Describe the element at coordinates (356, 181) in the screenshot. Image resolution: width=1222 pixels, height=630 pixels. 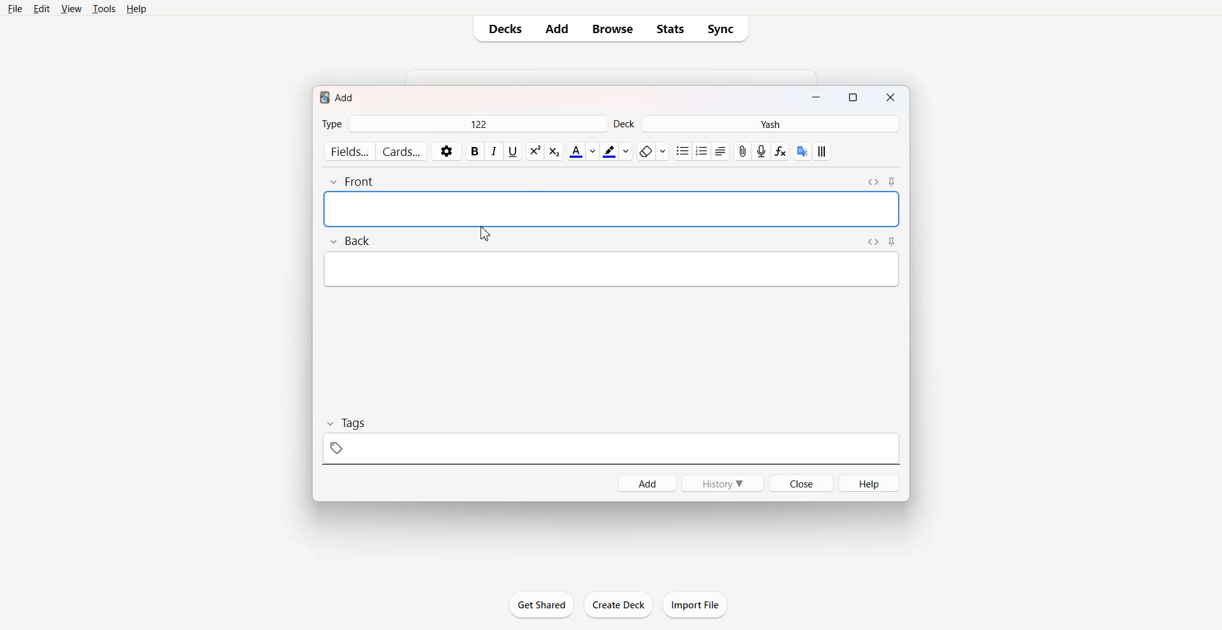
I see `Front` at that location.